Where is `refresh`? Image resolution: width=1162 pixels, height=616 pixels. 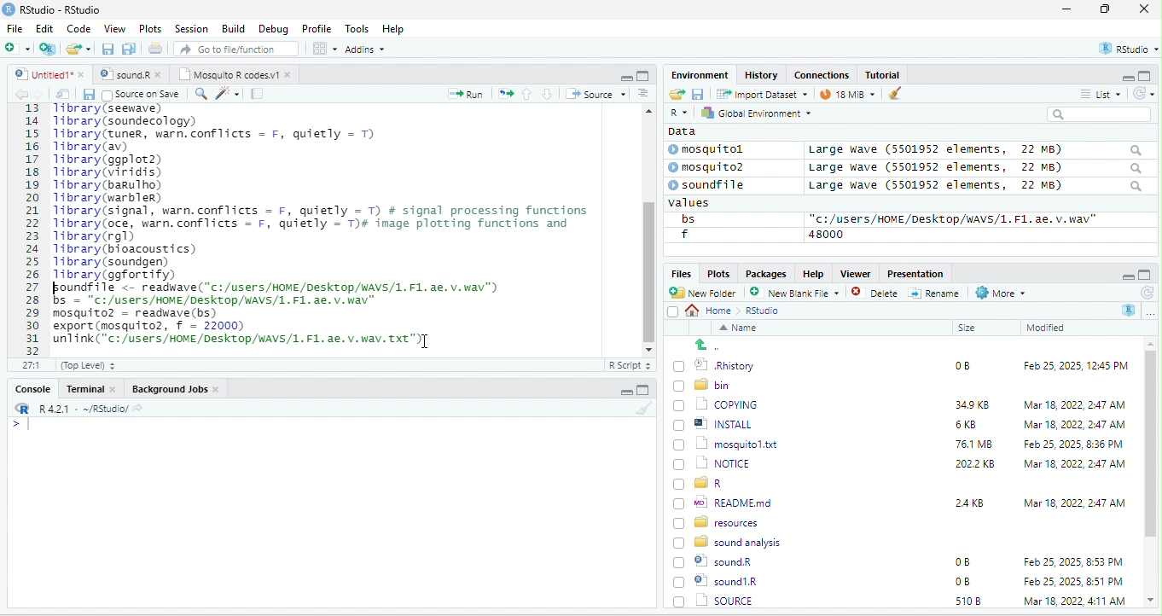
refresh is located at coordinates (1146, 293).